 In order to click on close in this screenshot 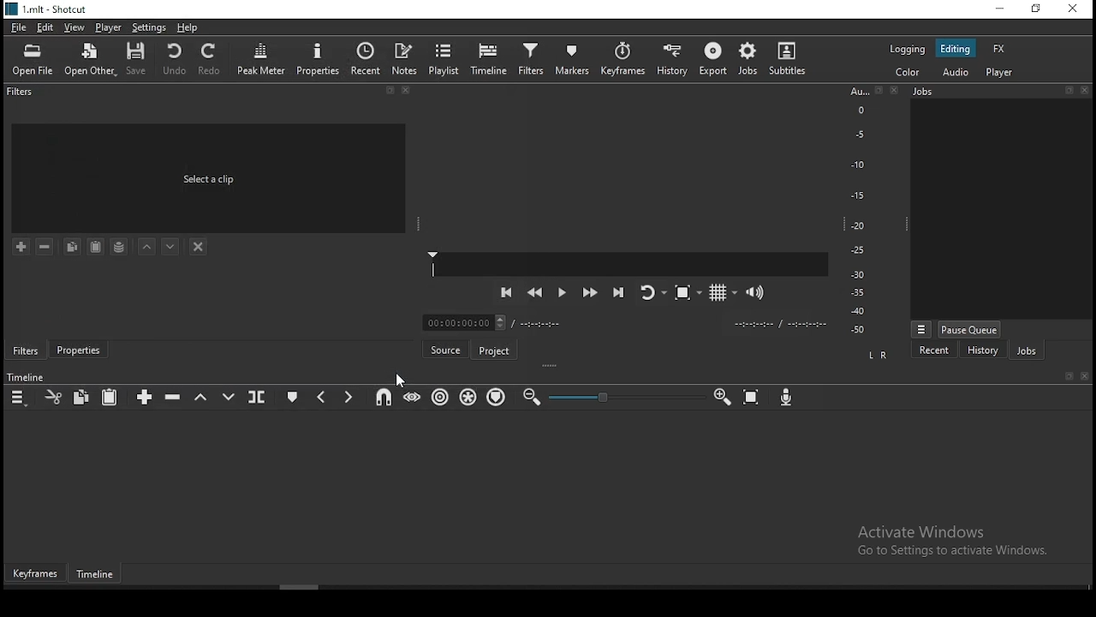, I will do `click(1086, 377)`.